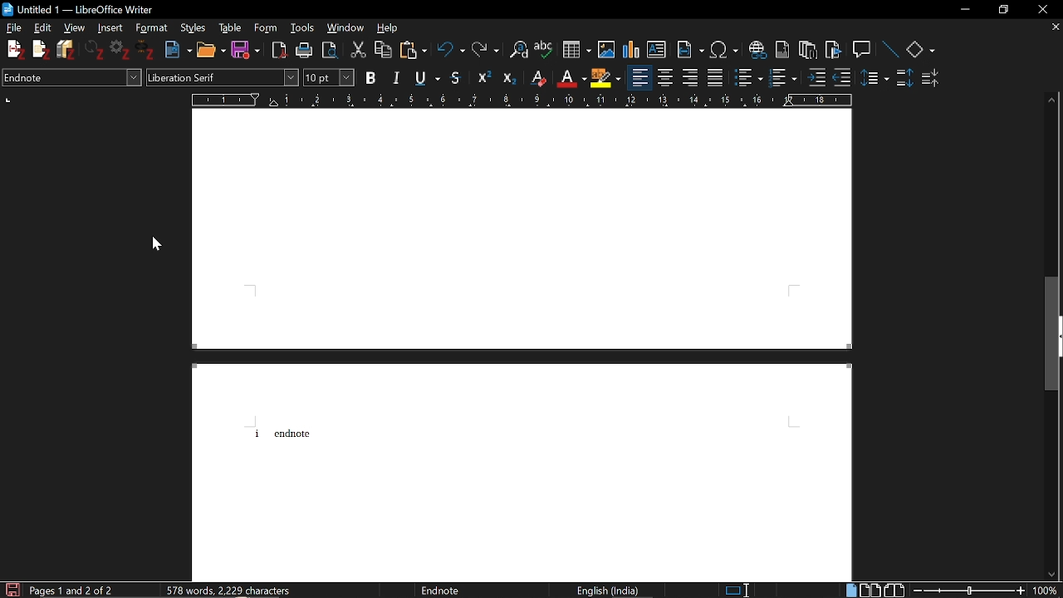 This screenshot has width=1063, height=598. Describe the element at coordinates (1047, 591) in the screenshot. I see `Current Zoom` at that location.